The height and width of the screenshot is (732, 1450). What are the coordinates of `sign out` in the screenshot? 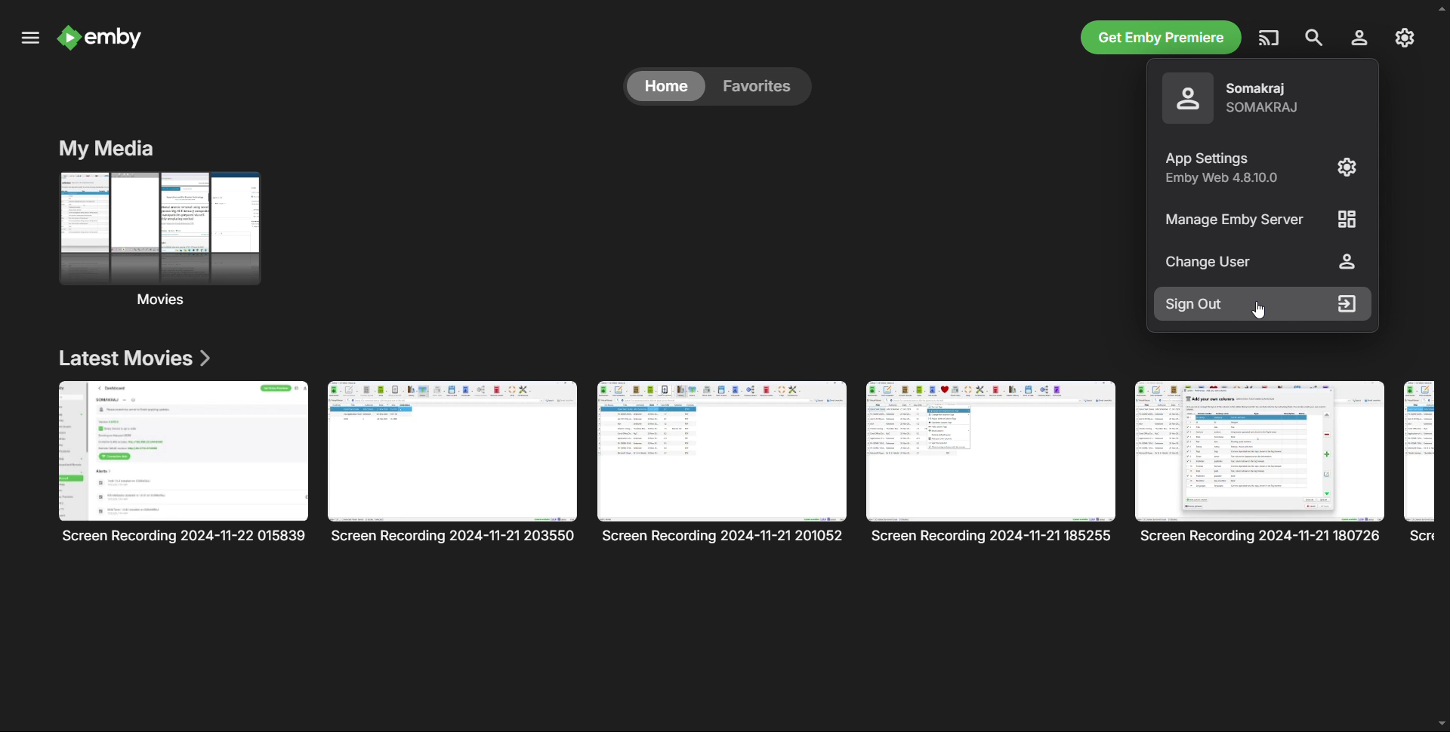 It's located at (1263, 305).